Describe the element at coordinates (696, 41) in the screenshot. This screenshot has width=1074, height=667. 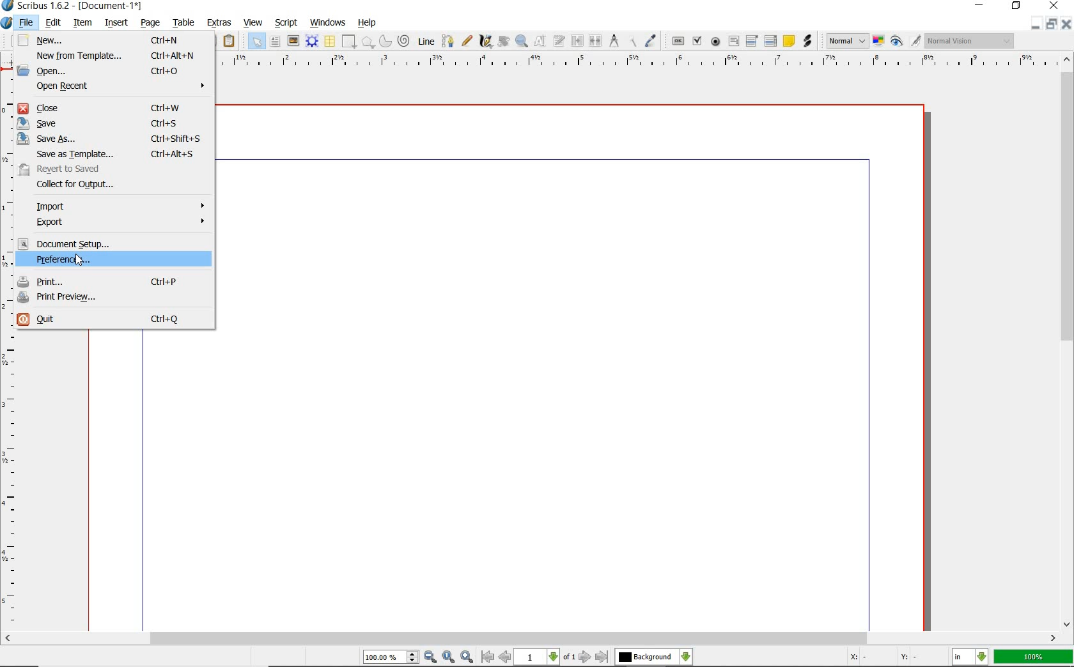
I see `pdf check box` at that location.